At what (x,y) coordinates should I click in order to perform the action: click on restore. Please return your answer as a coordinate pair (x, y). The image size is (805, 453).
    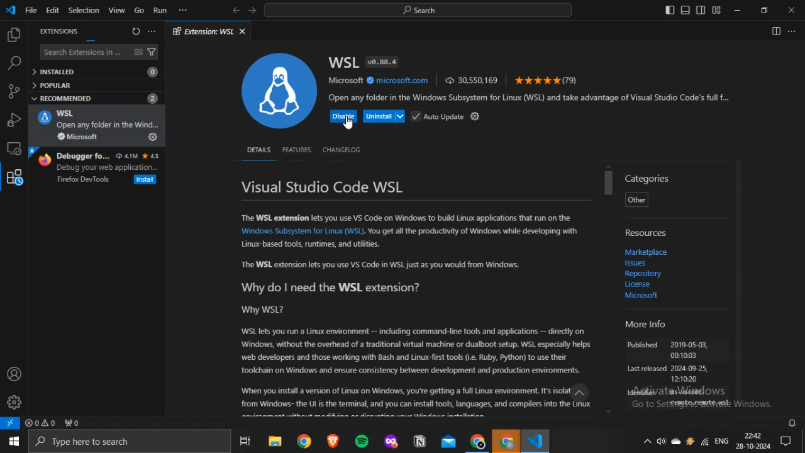
    Looking at the image, I should click on (764, 9).